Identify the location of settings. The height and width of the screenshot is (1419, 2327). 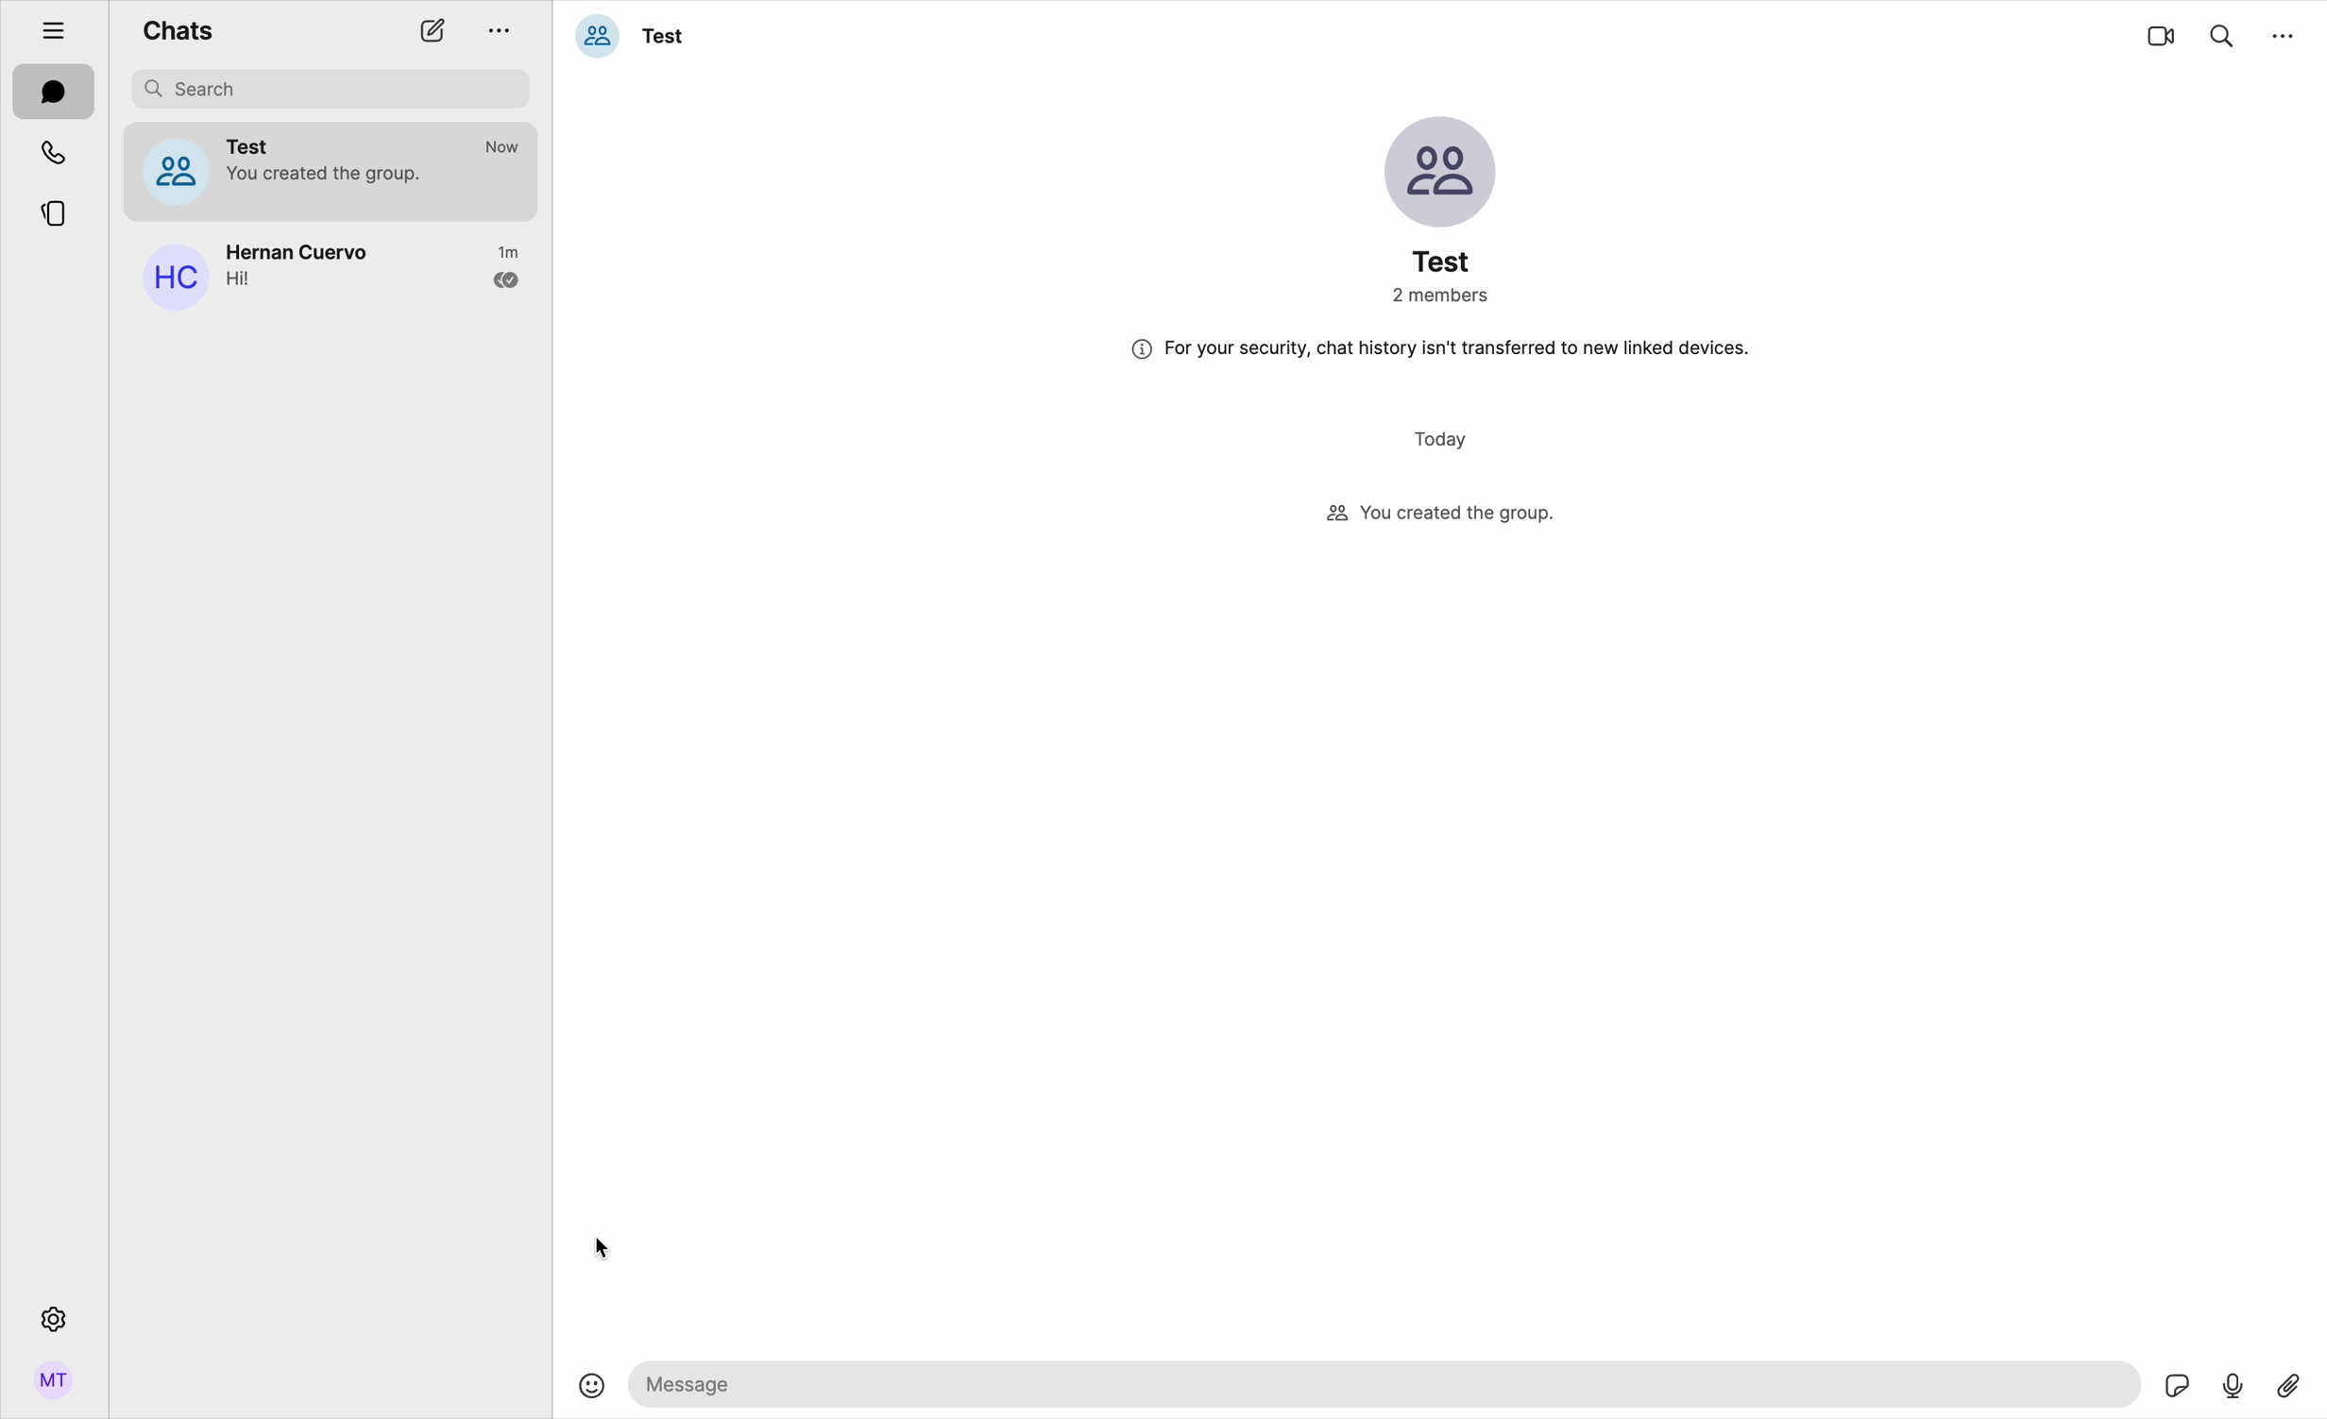
(51, 1318).